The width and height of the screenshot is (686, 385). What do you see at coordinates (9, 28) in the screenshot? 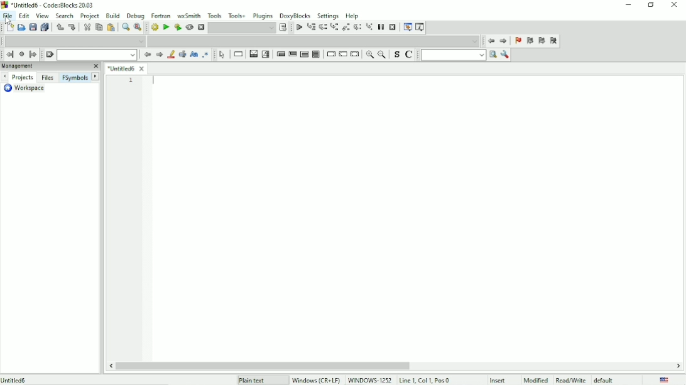
I see `New file` at bounding box center [9, 28].